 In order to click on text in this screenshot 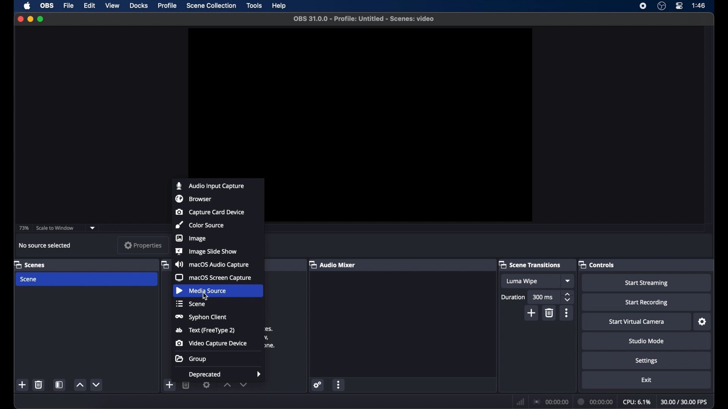, I will do `click(204, 331)`.